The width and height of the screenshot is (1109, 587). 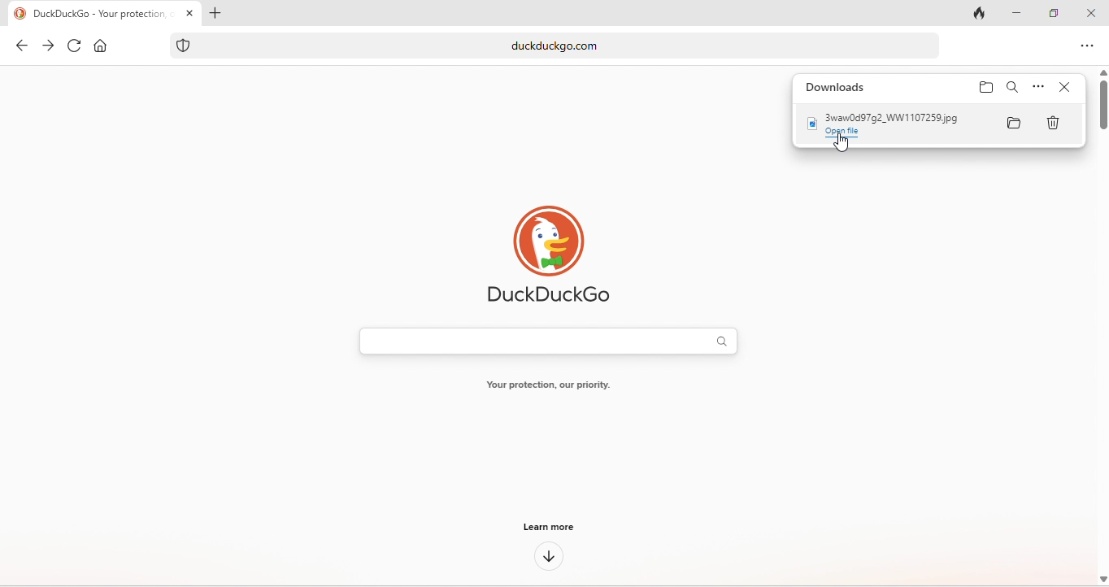 I want to click on open file, so click(x=853, y=134).